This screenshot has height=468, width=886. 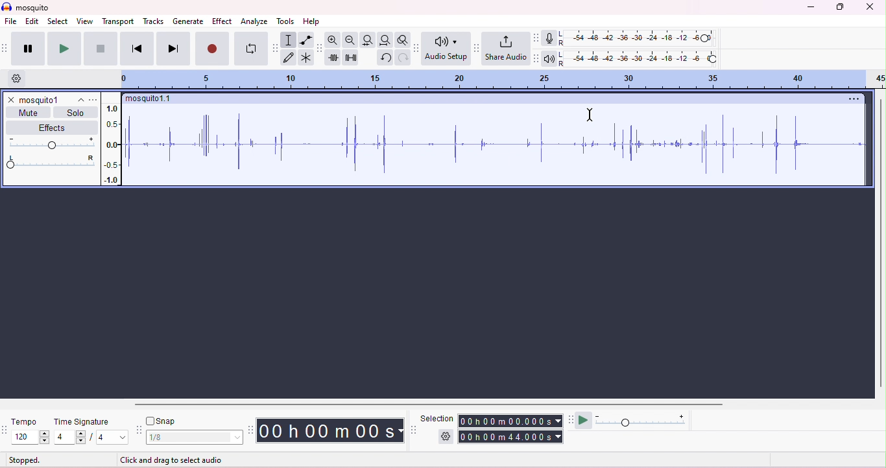 I want to click on stopped, so click(x=25, y=461).